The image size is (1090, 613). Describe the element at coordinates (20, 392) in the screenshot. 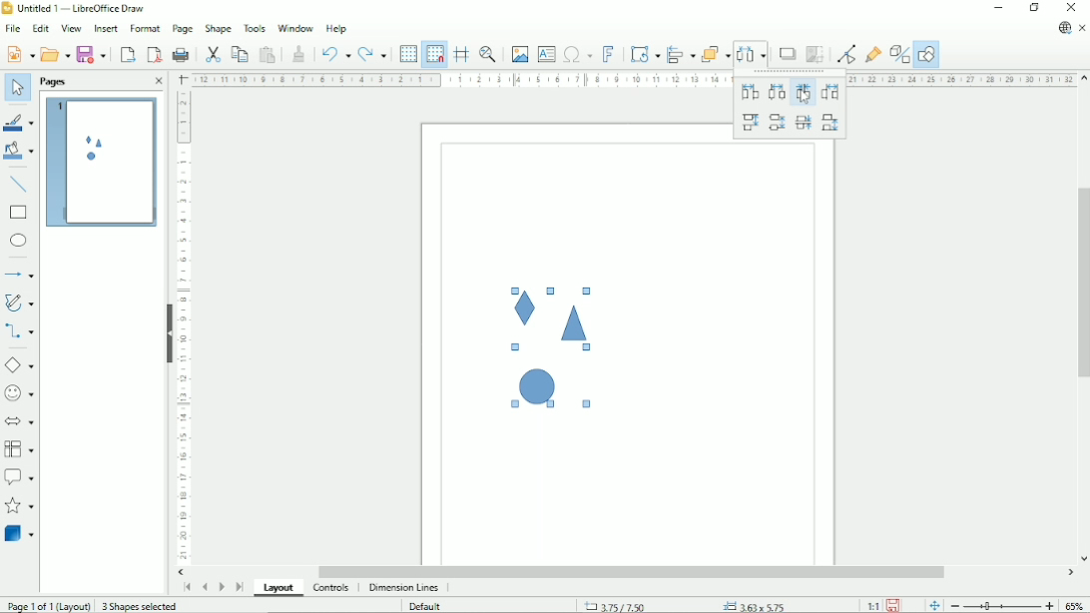

I see `Symbol shapes` at that location.